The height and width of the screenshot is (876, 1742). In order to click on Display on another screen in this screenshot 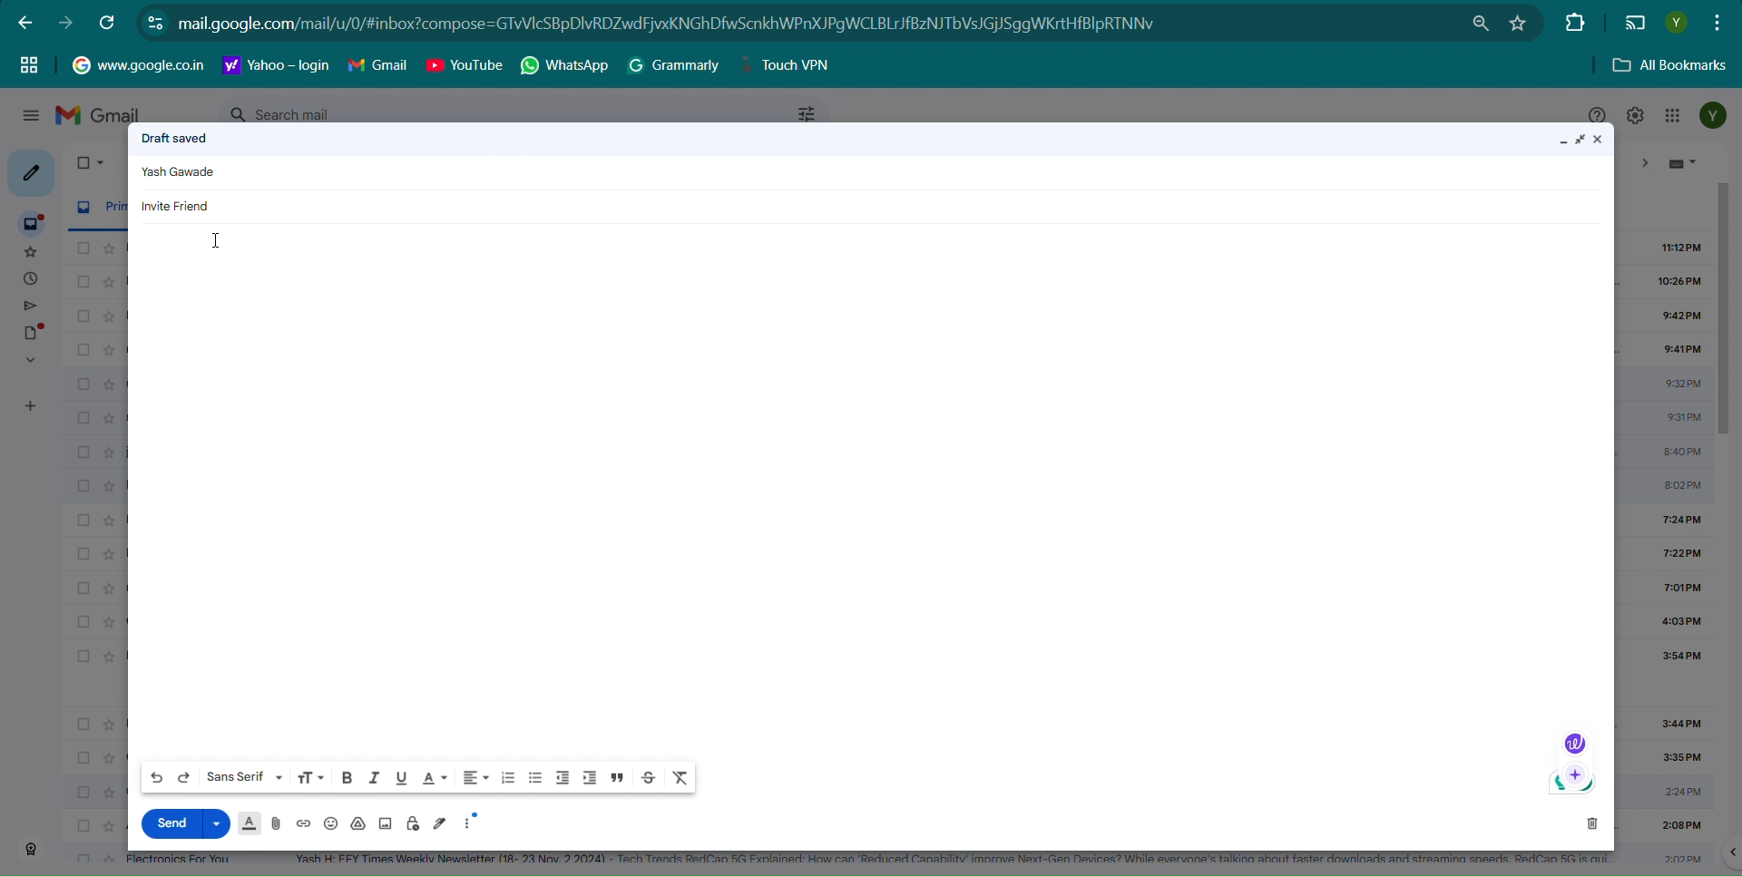, I will do `click(1635, 24)`.